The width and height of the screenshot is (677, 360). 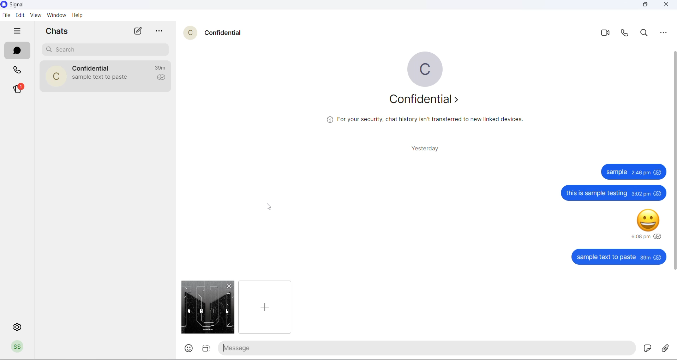 I want to click on contact name, so click(x=92, y=67).